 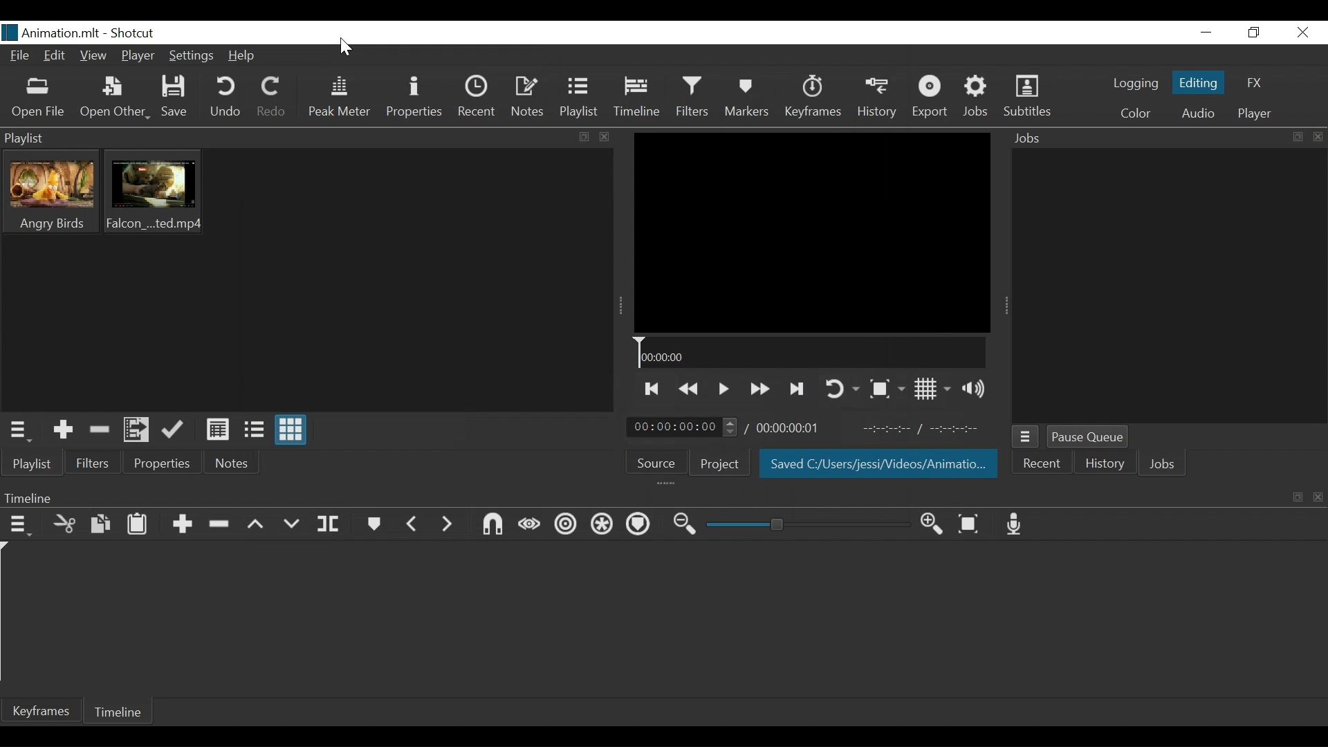 What do you see at coordinates (139, 524) in the screenshot?
I see `Paste` at bounding box center [139, 524].